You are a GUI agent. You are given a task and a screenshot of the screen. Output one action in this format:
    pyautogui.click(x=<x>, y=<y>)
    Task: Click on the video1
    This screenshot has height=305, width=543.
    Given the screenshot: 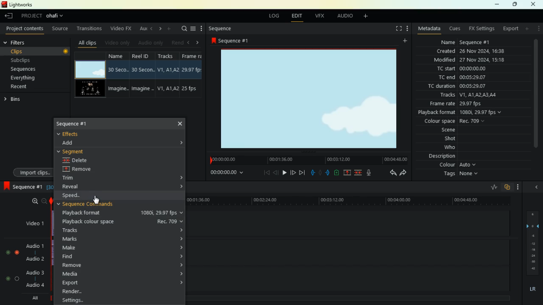 What is the action you would take?
    pyautogui.click(x=33, y=223)
    